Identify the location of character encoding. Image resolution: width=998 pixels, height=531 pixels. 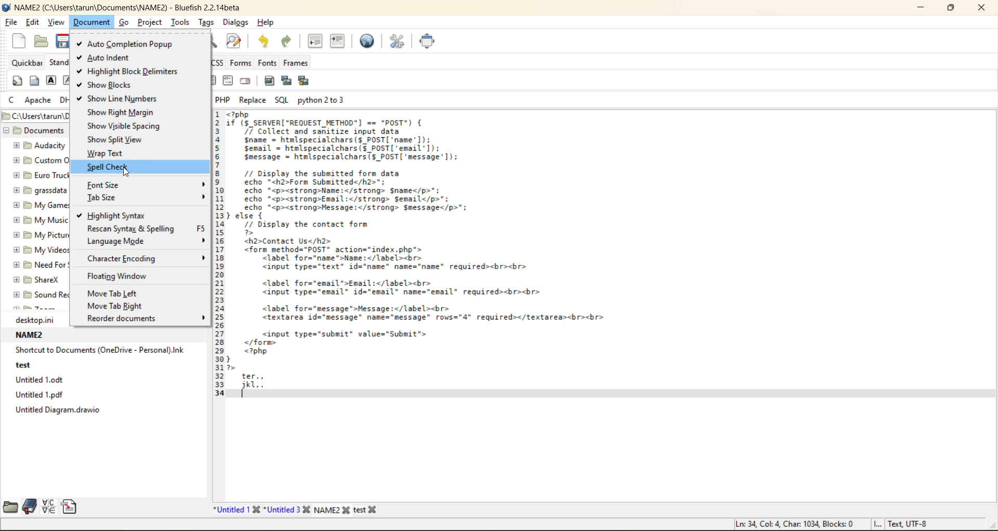
(145, 260).